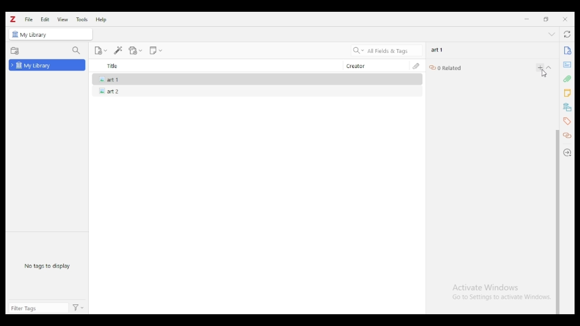 The height and width of the screenshot is (326, 580). I want to click on search all fields & tags, so click(387, 50).